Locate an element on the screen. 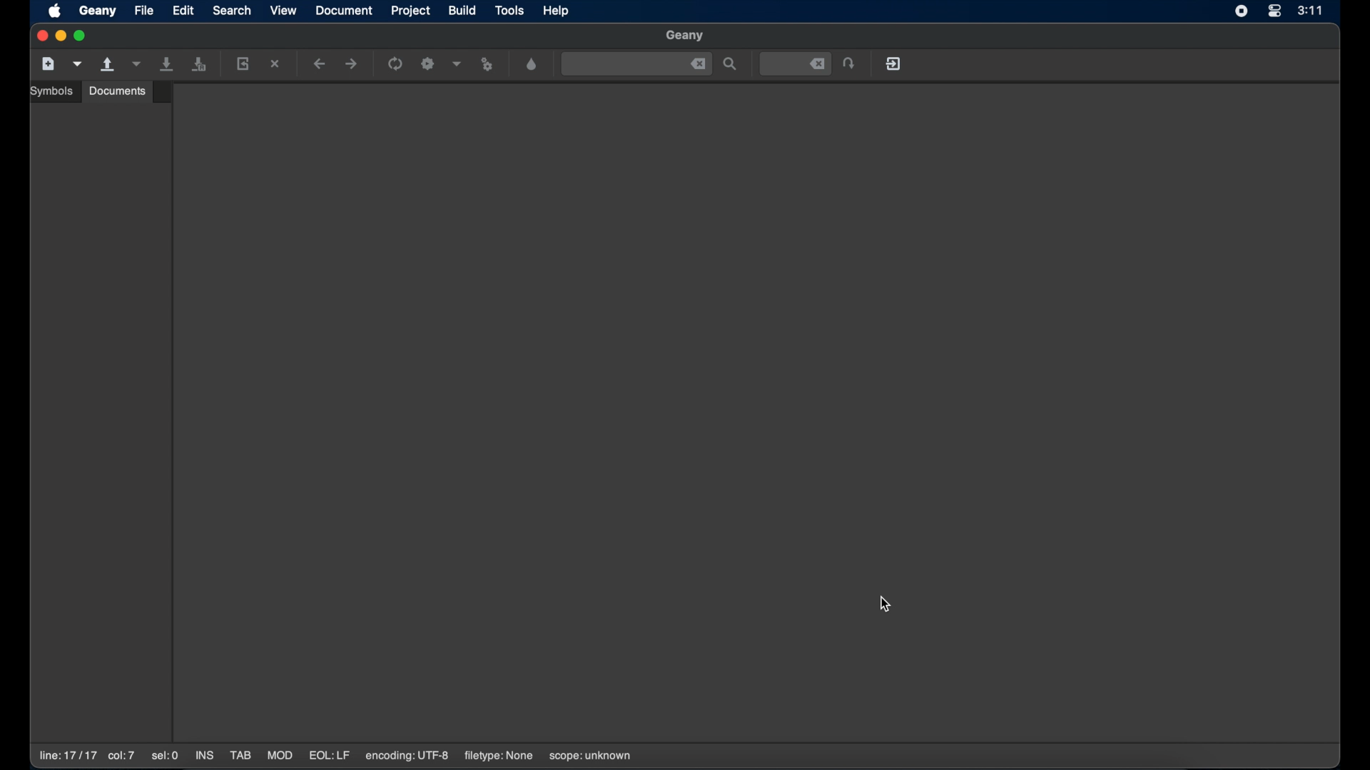 The image size is (1370, 770). help is located at coordinates (557, 11).